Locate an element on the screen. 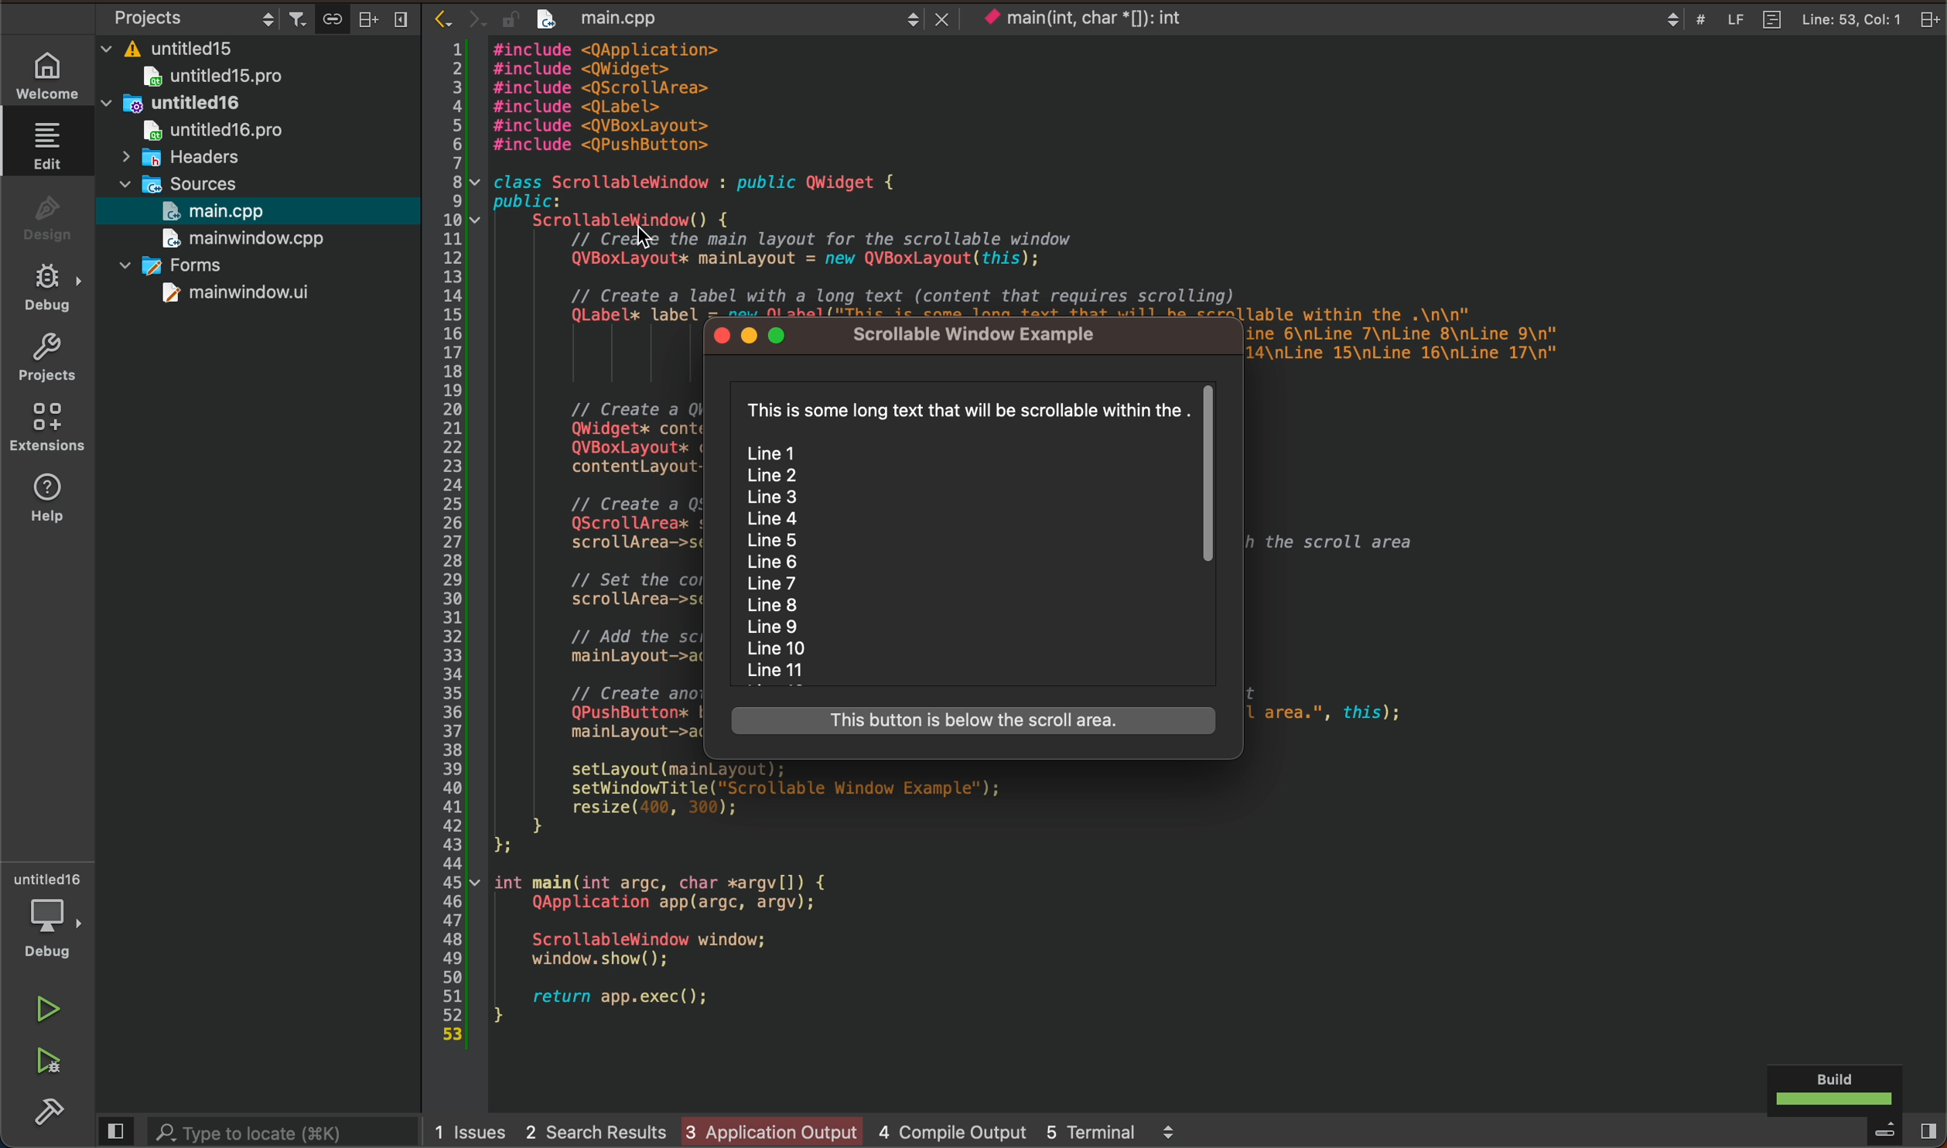 Image resolution: width=1947 pixels, height=1148 pixels. sources is located at coordinates (192, 182).